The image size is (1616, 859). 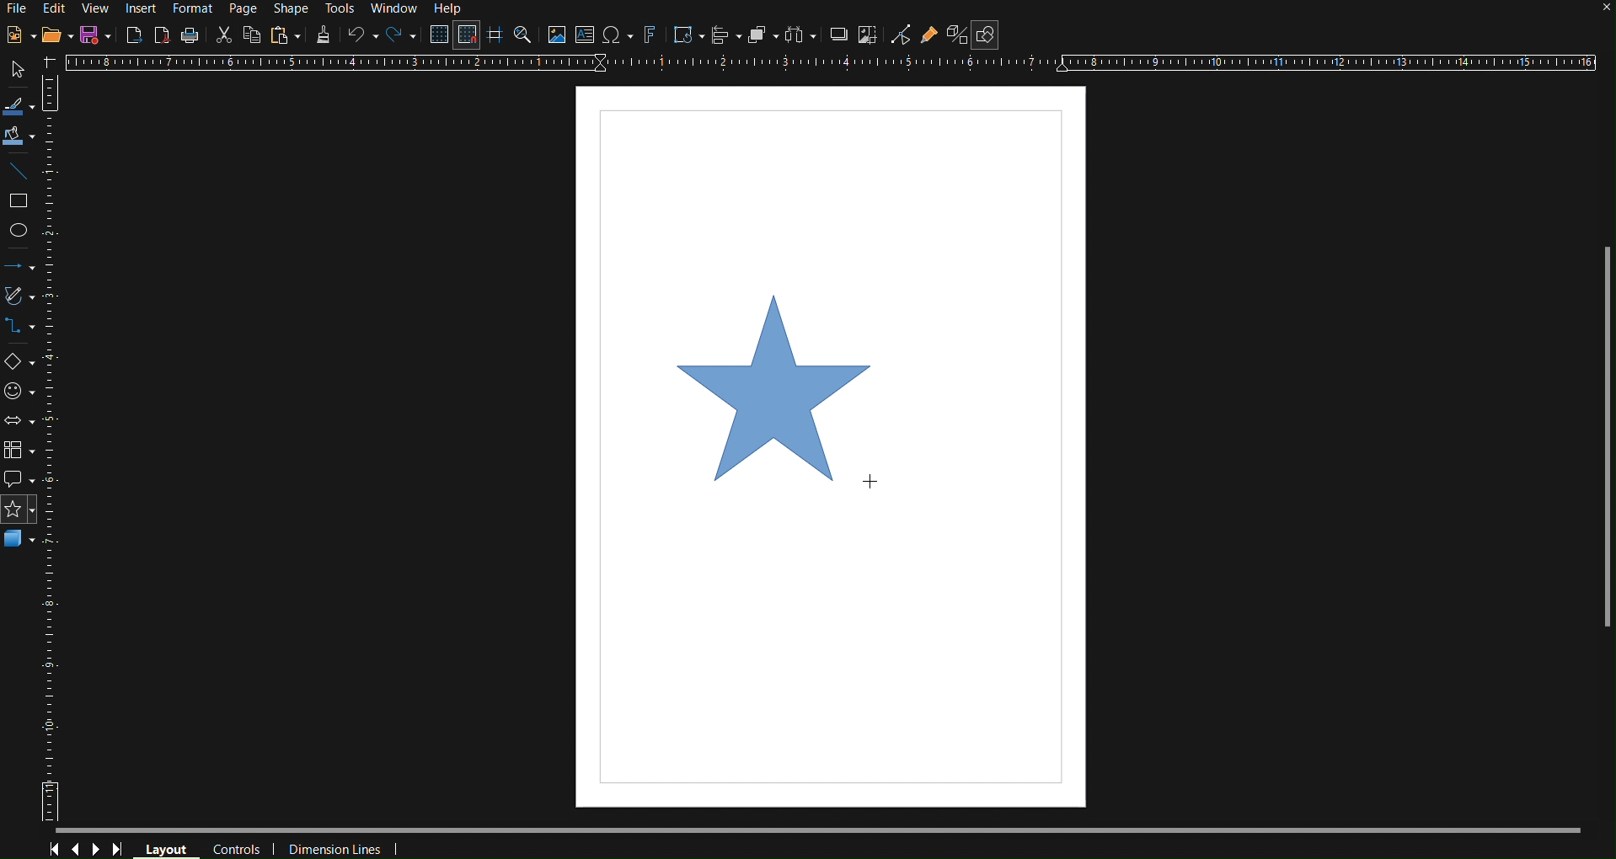 I want to click on Flowchart, so click(x=22, y=452).